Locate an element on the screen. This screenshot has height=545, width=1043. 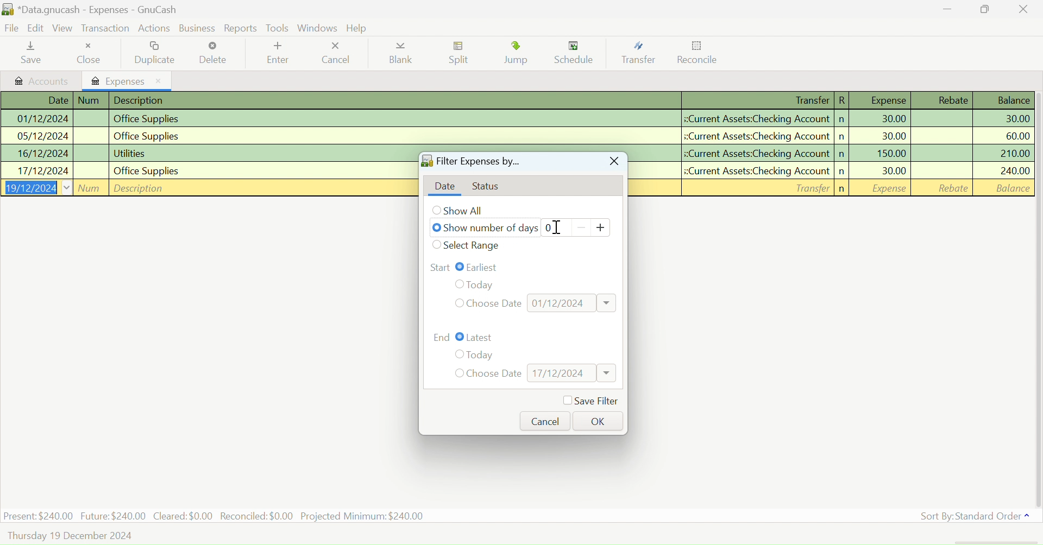
Save is located at coordinates (29, 54).